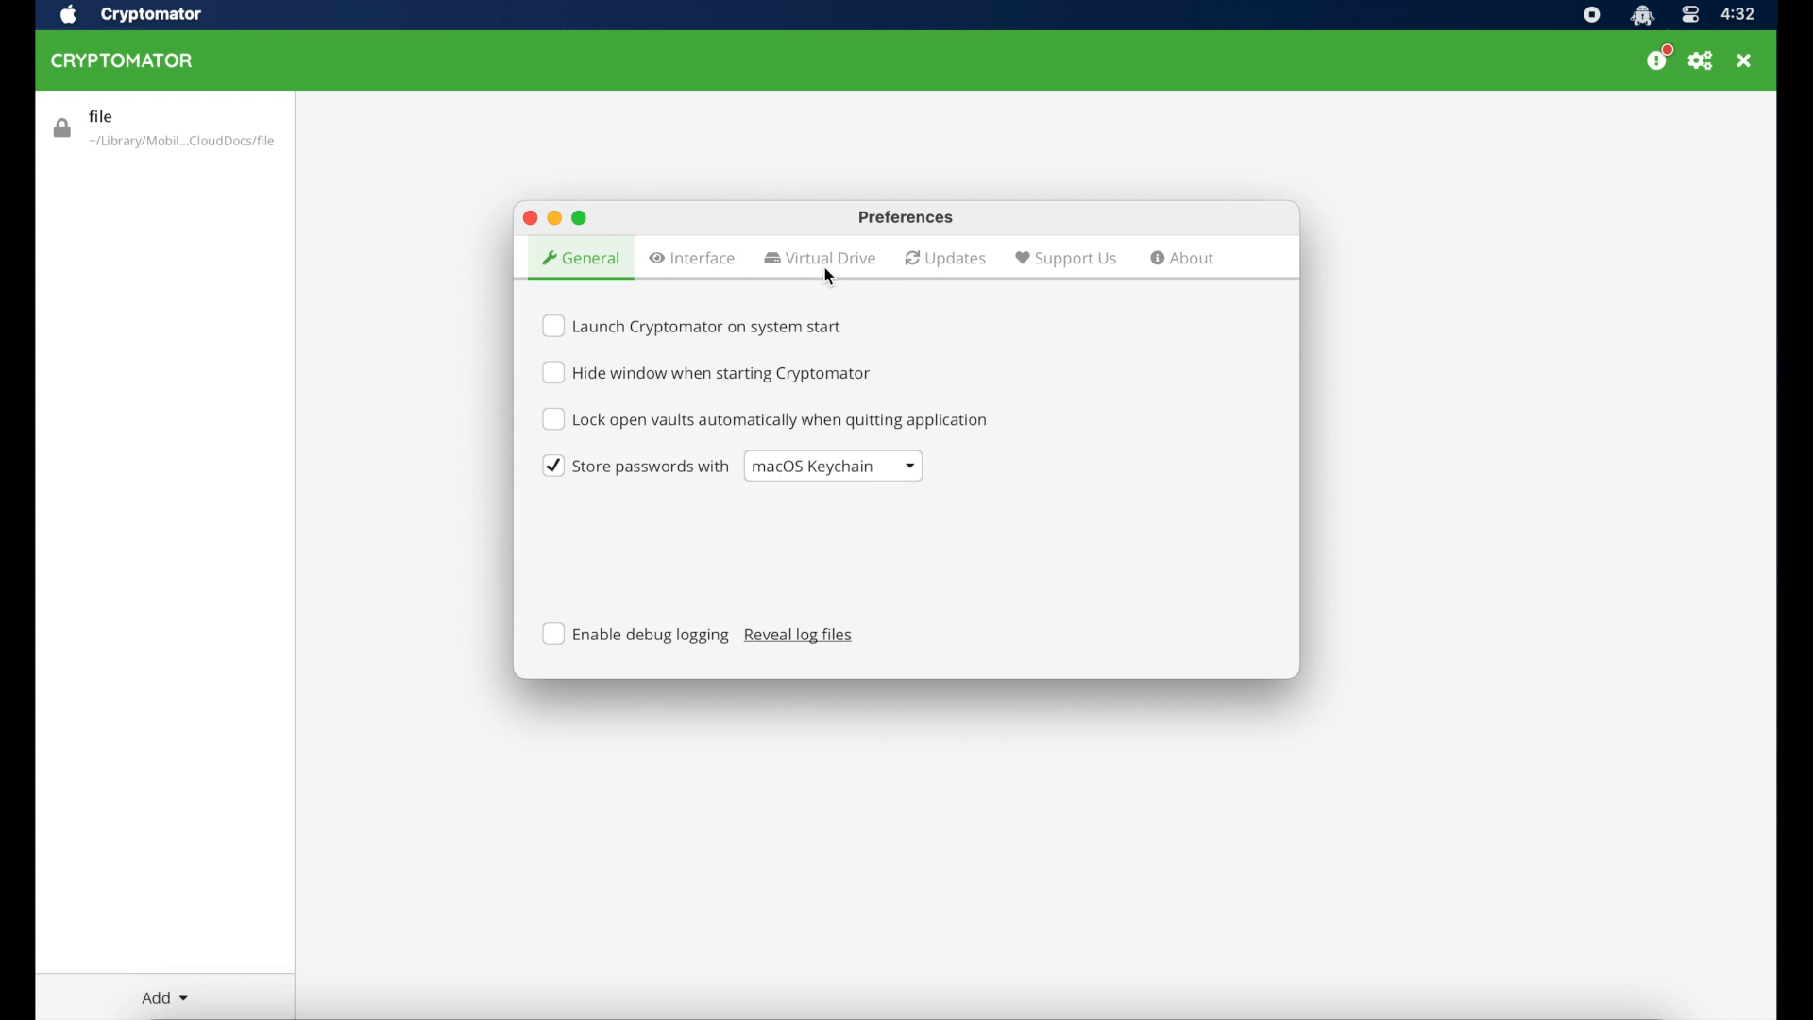 This screenshot has height=1020, width=1813. I want to click on cursor, so click(834, 276).